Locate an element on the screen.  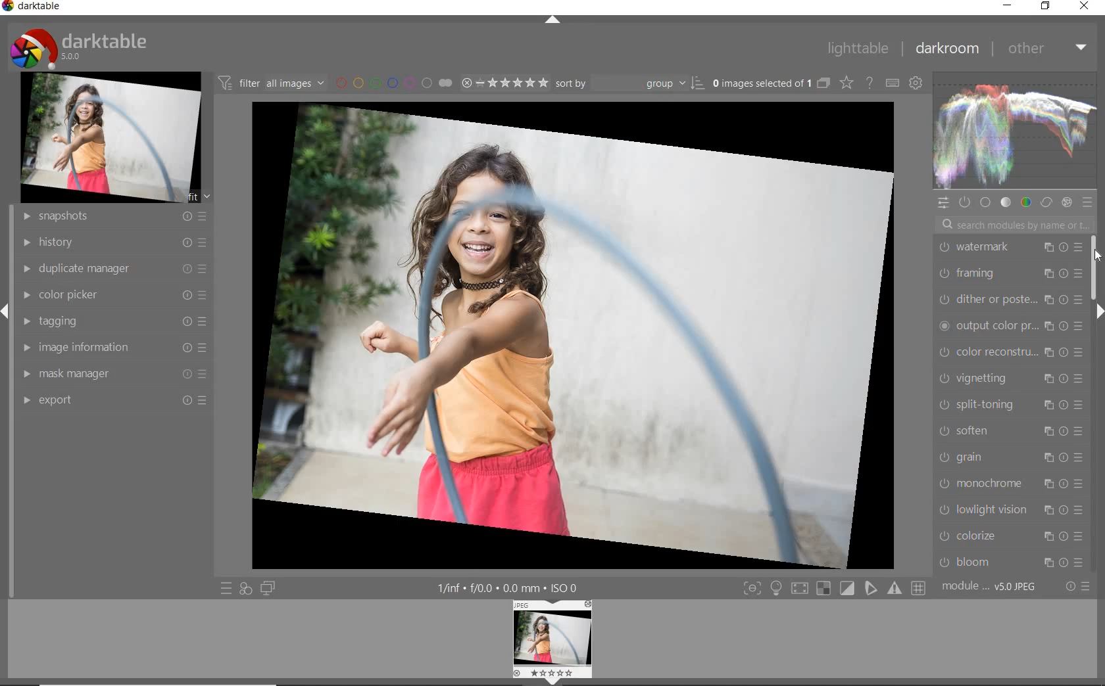
other is located at coordinates (1045, 48).